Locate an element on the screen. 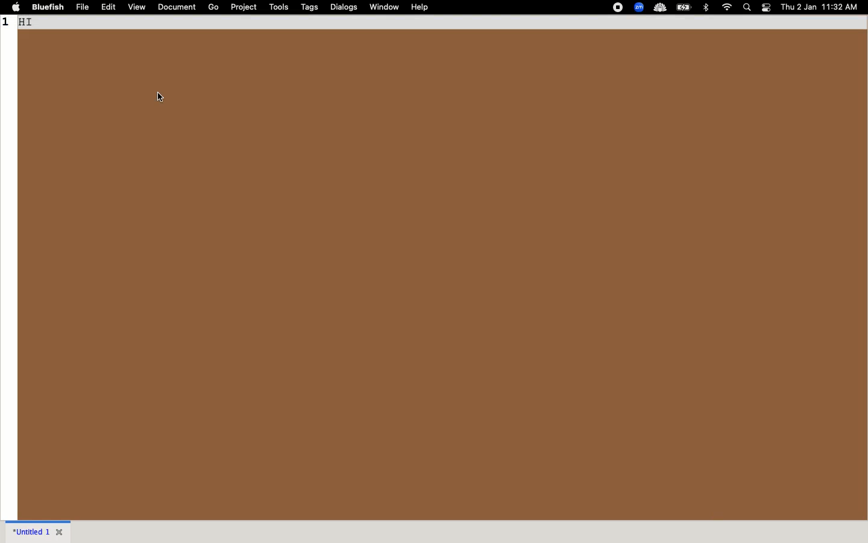 The width and height of the screenshot is (868, 543). help is located at coordinates (421, 7).